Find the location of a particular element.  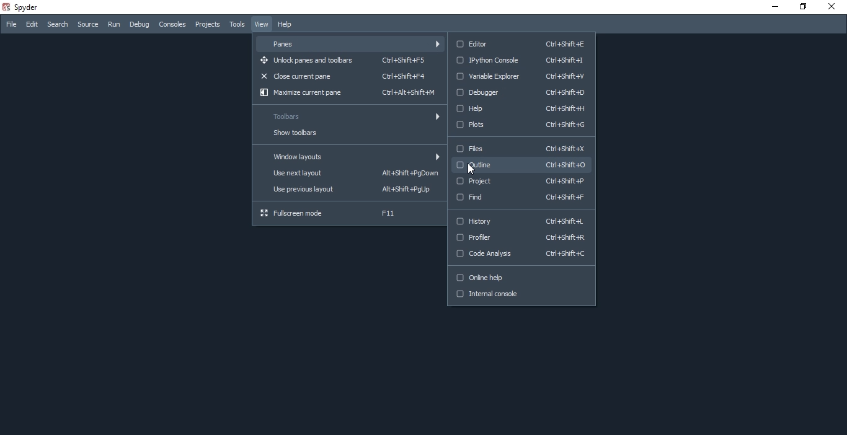

minimise is located at coordinates (773, 9).